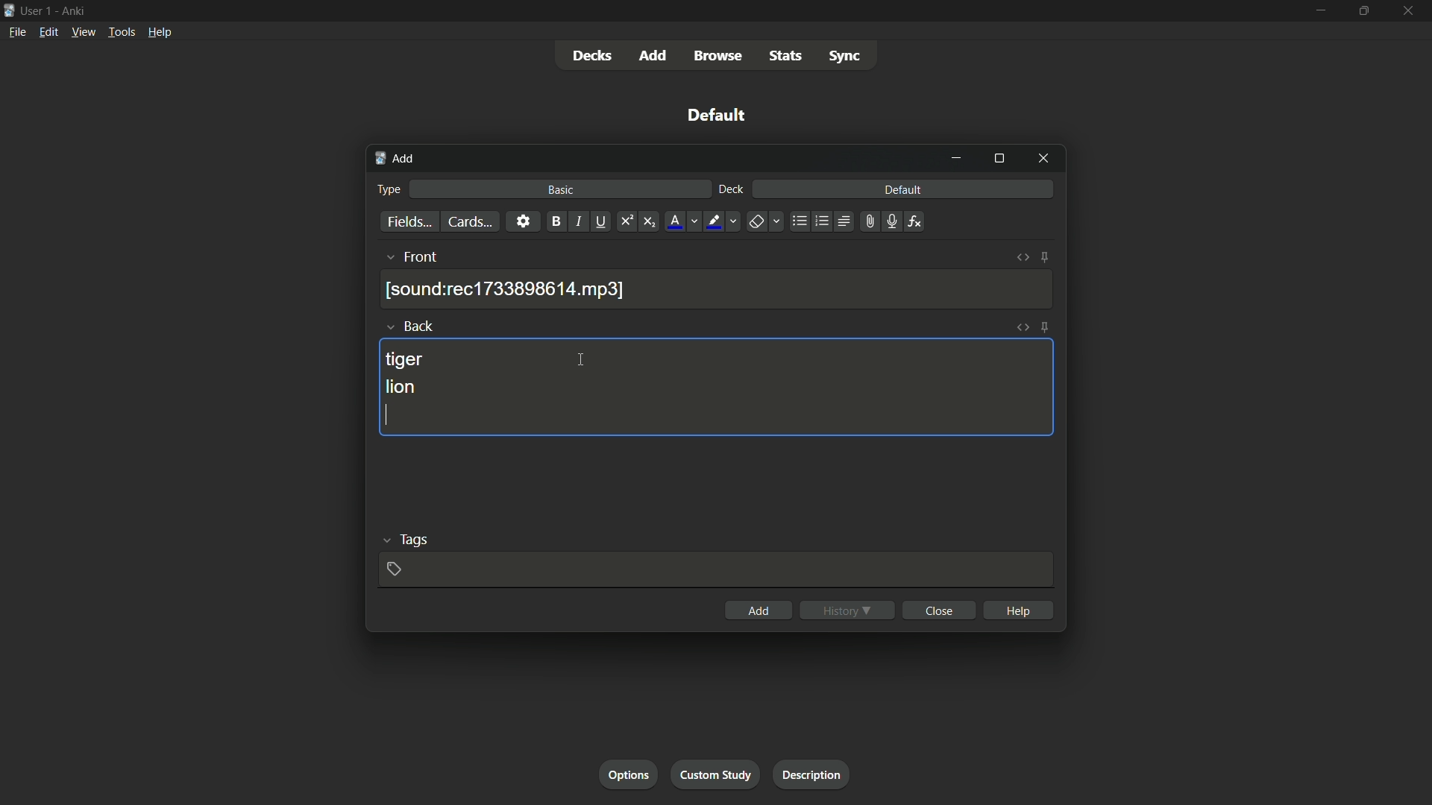 This screenshot has height=805, width=1432. I want to click on maximize, so click(1364, 11).